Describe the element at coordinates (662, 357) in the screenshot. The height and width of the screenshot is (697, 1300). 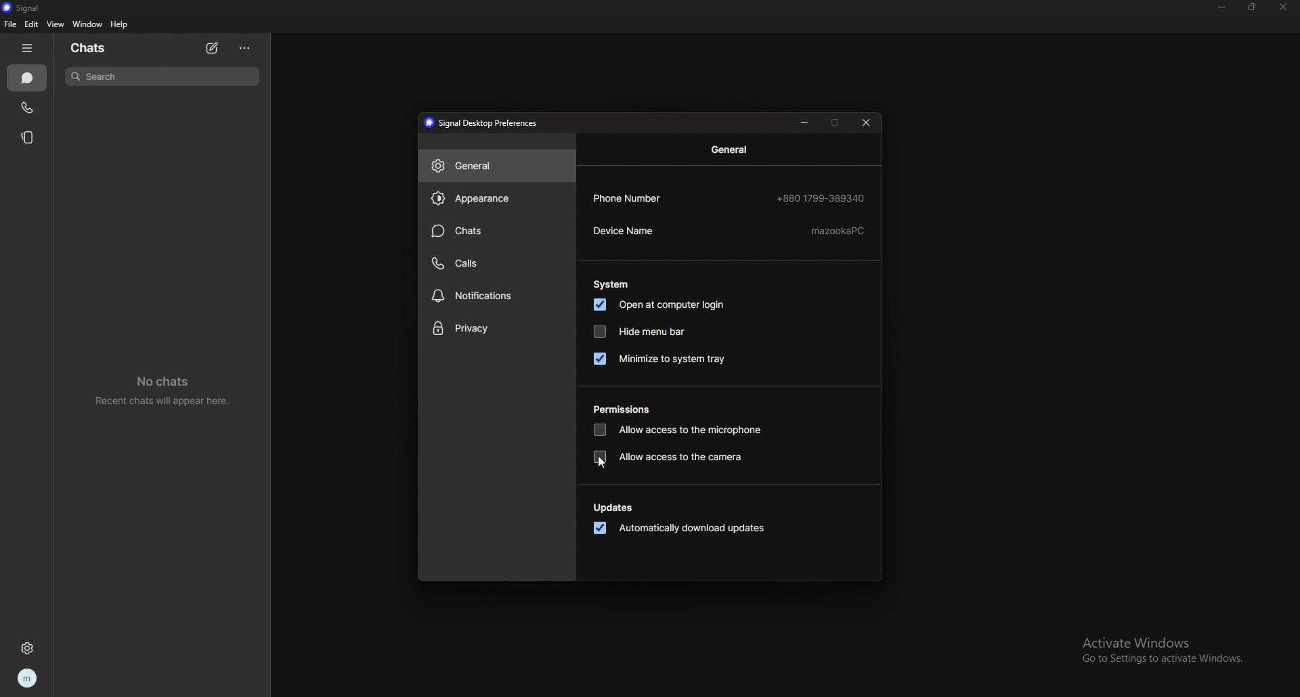
I see `minimize to system tray` at that location.